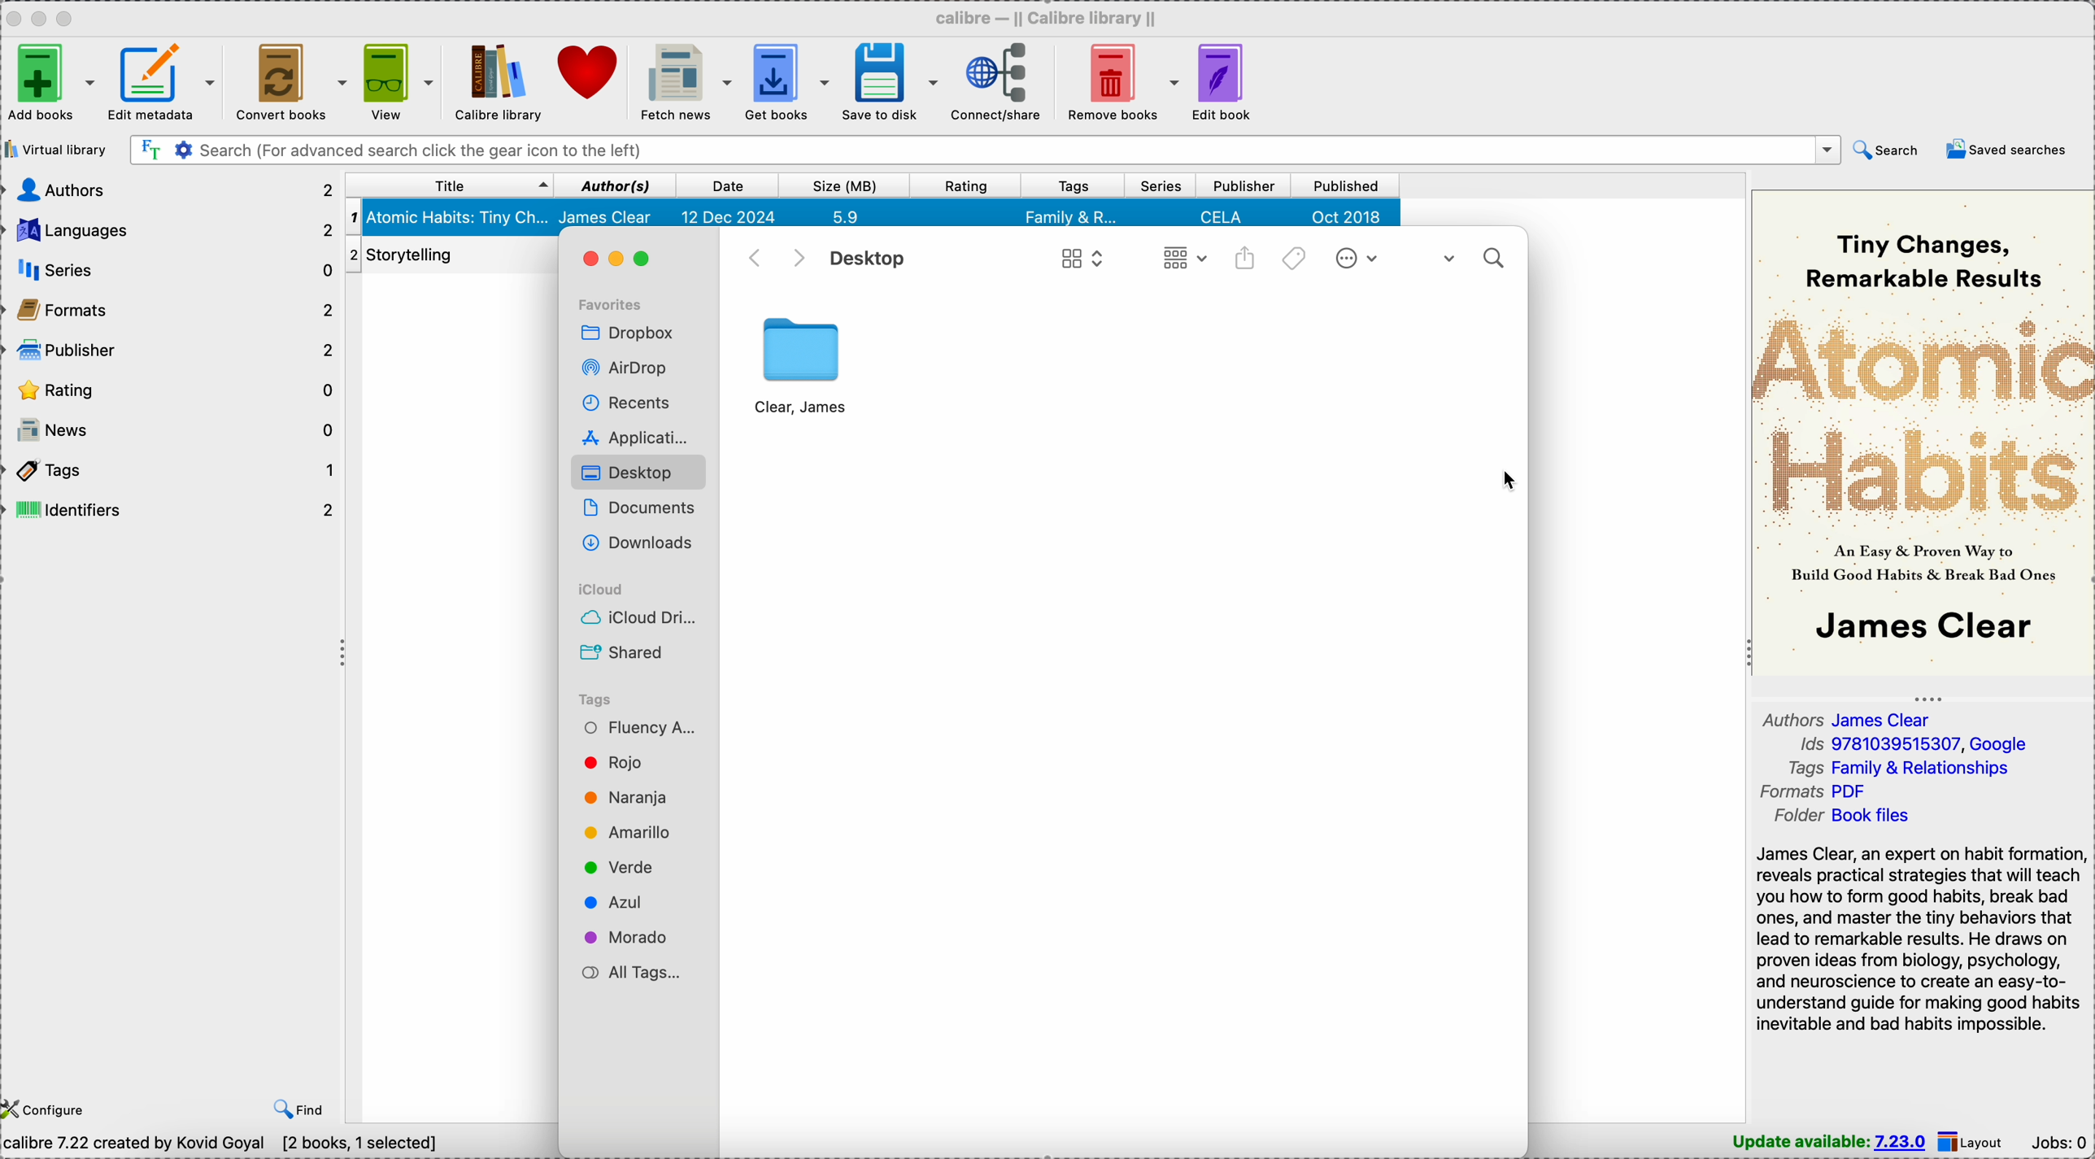 Image resolution: width=2095 pixels, height=1159 pixels. What do you see at coordinates (635, 542) in the screenshot?
I see `Downloads` at bounding box center [635, 542].